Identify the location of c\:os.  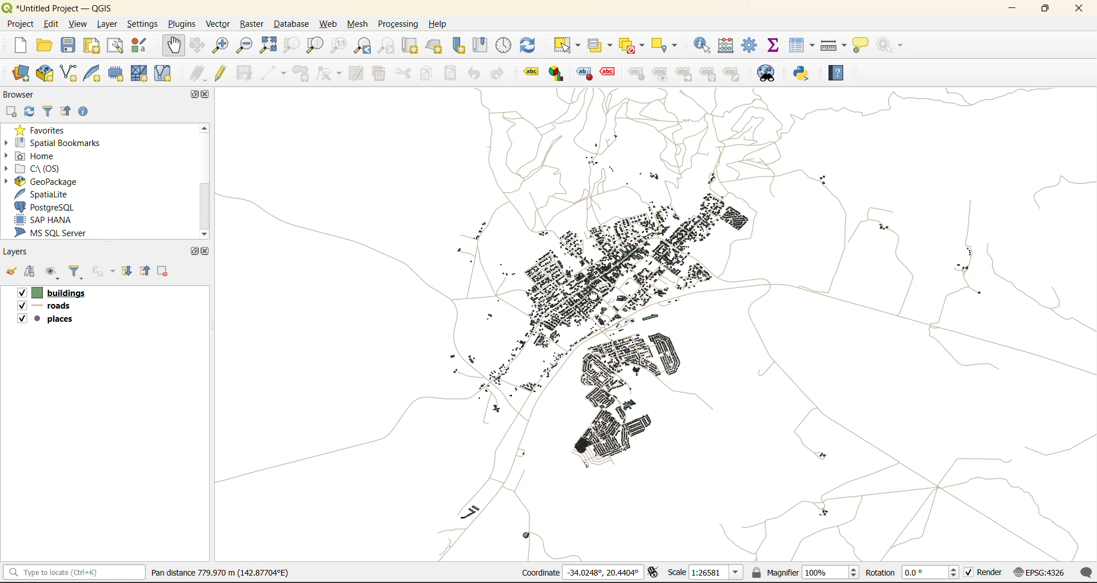
(41, 169).